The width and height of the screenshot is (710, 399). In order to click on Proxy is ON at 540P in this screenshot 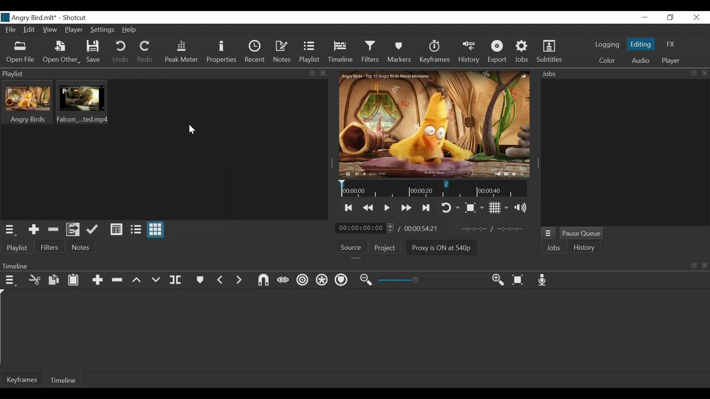, I will do `click(442, 249)`.